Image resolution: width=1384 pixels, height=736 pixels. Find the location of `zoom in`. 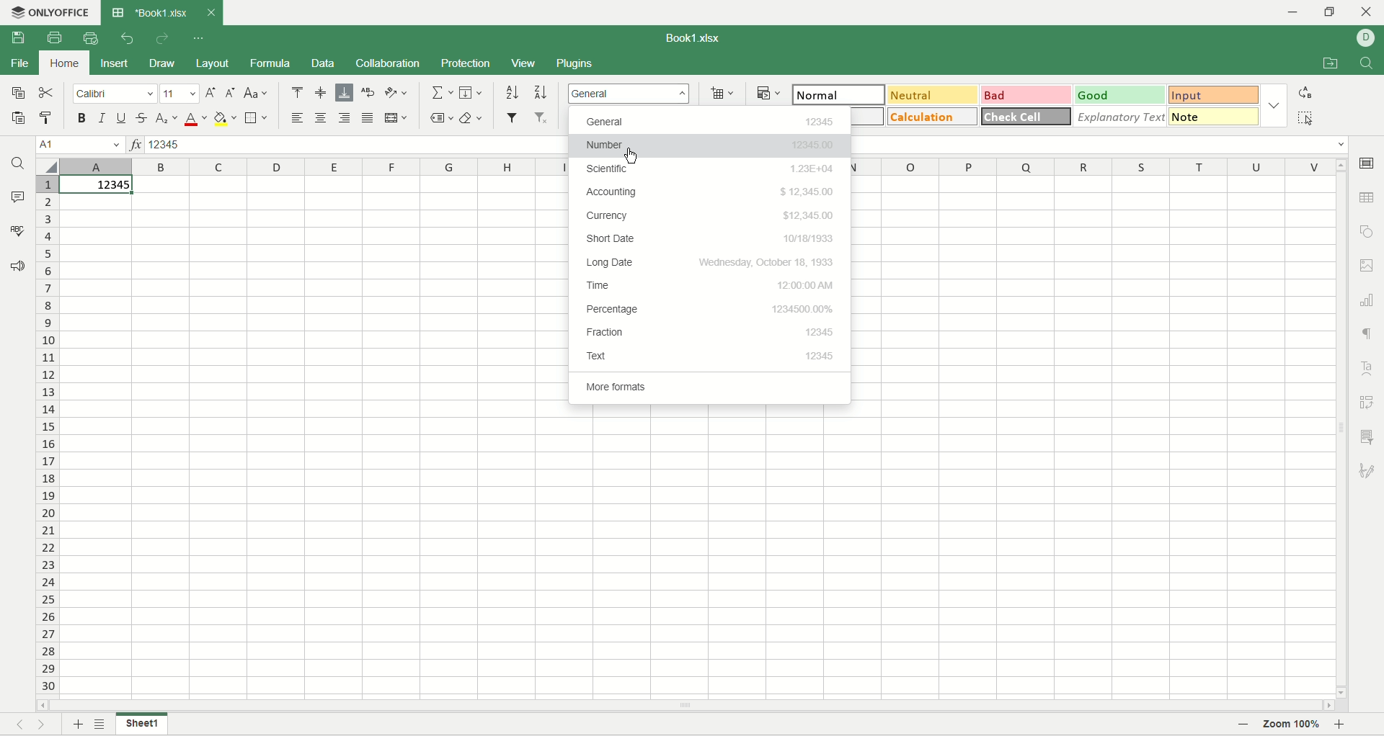

zoom in is located at coordinates (1339, 725).